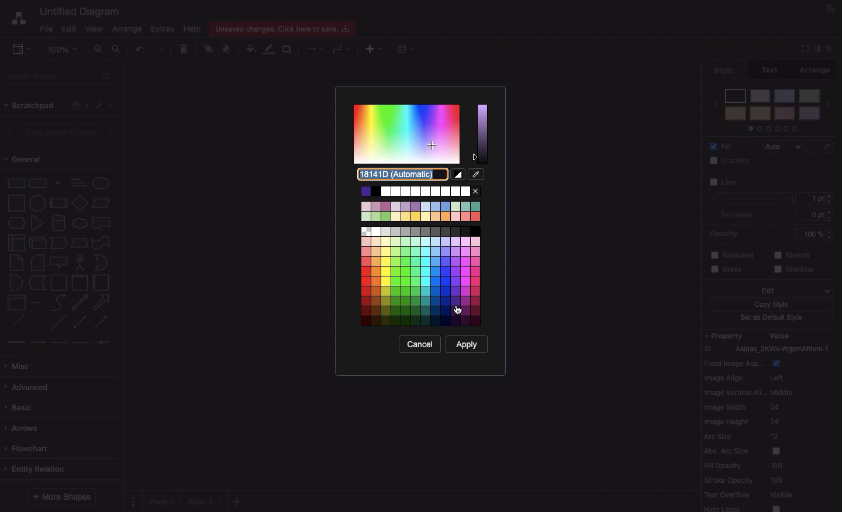 This screenshot has height=512, width=842. Describe the element at coordinates (160, 48) in the screenshot. I see `Redo` at that location.